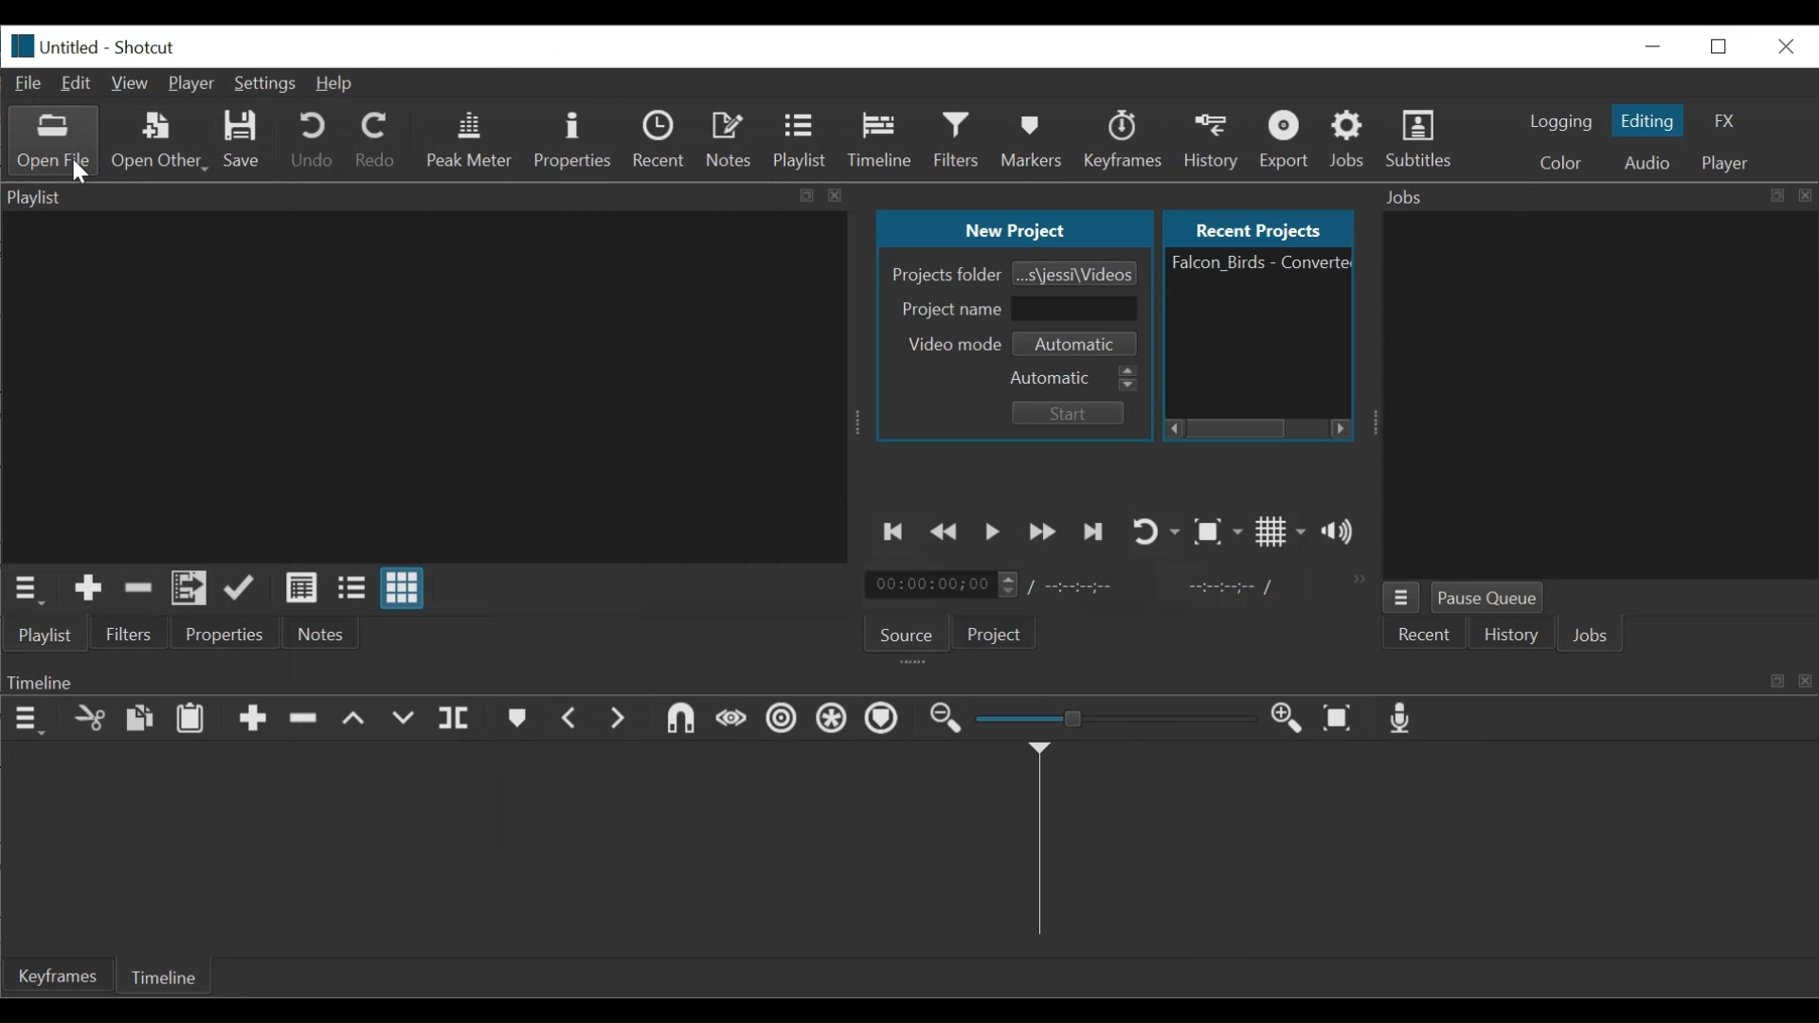 Image resolution: width=1819 pixels, height=1023 pixels. What do you see at coordinates (1594, 197) in the screenshot?
I see `Jobs Panel` at bounding box center [1594, 197].